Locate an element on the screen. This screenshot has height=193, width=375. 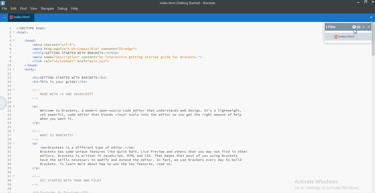
open folder is located at coordinates (359, 27).